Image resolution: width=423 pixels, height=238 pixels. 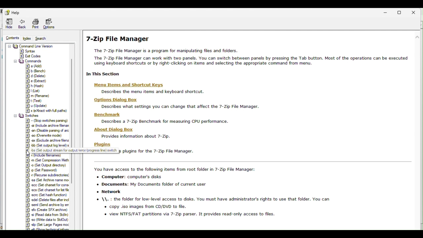 I want to click on 7-Zip File Manager
The 7-Zip File Manager is a program for manipulating files and folders.
The 7-Zip File Manager can work with two panels. You can switch between panels by pressing the Tab button. Most of the operations can be executed
using keyboard shortcuts or by right-cBicking on items and selecting the appropriate command from menu., so click(x=247, y=50).